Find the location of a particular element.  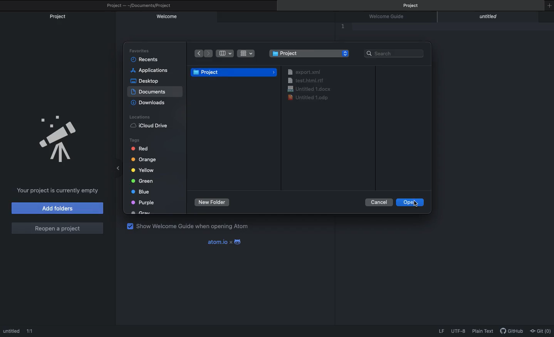

Untitled 1.0dp is located at coordinates (309, 97).